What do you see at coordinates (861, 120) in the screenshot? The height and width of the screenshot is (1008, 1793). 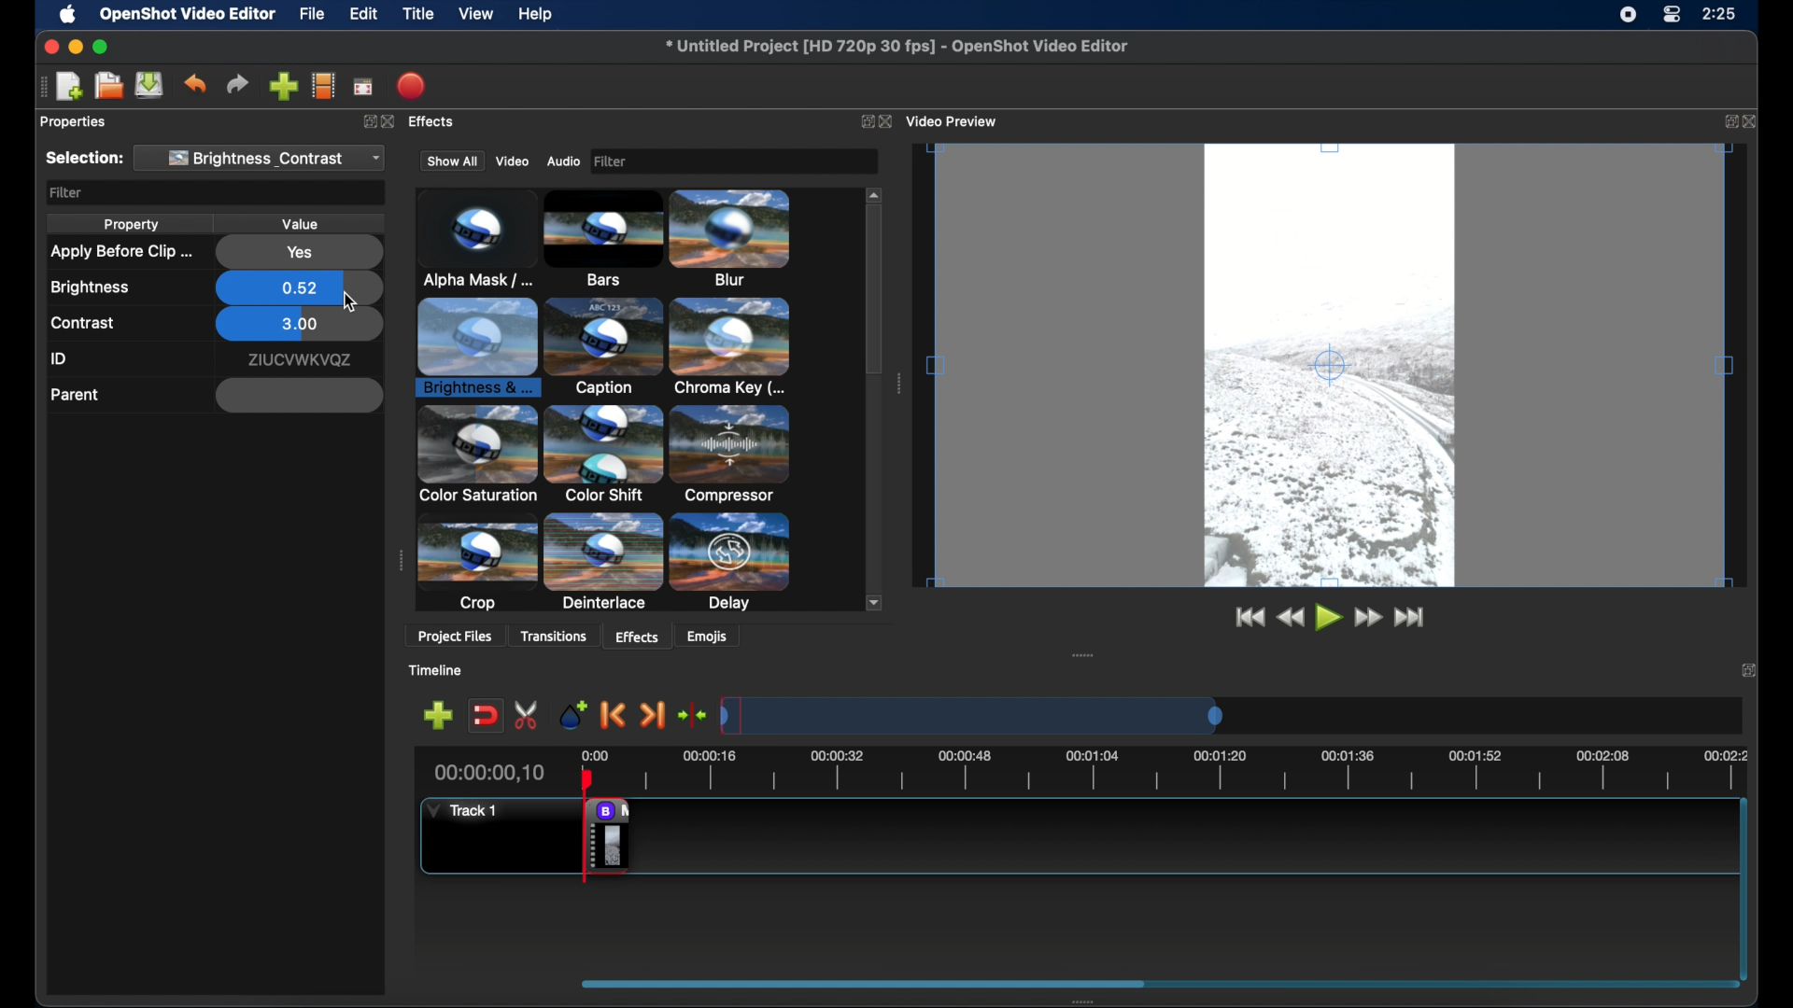 I see `expand` at bounding box center [861, 120].